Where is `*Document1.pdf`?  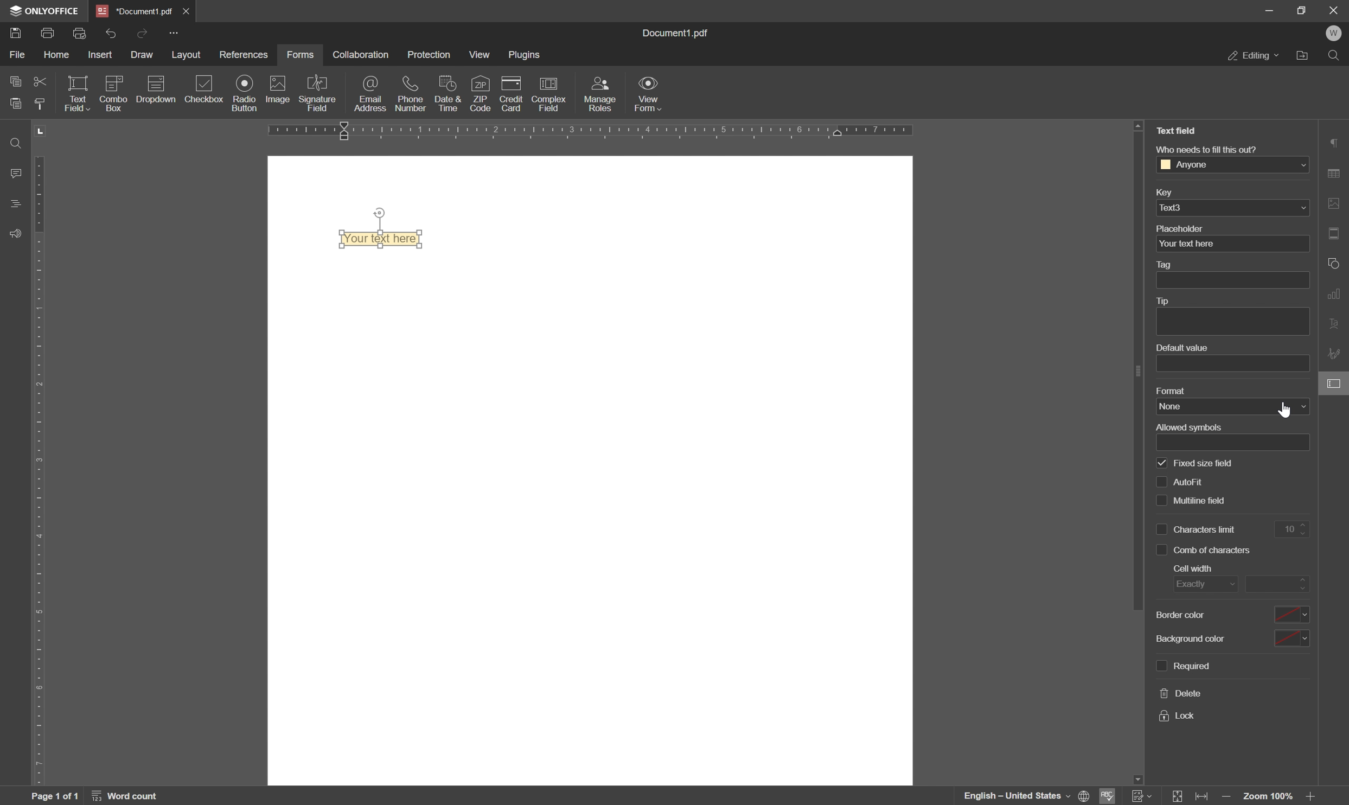 *Document1.pdf is located at coordinates (135, 10).